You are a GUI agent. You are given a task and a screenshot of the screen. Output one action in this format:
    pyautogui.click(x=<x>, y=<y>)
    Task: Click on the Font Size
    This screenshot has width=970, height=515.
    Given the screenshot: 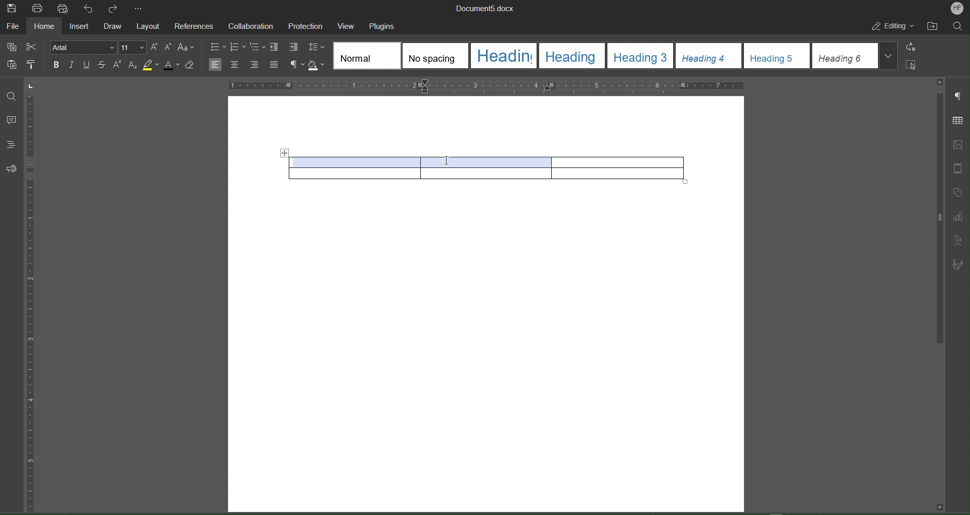 What is the action you would take?
    pyautogui.click(x=132, y=48)
    